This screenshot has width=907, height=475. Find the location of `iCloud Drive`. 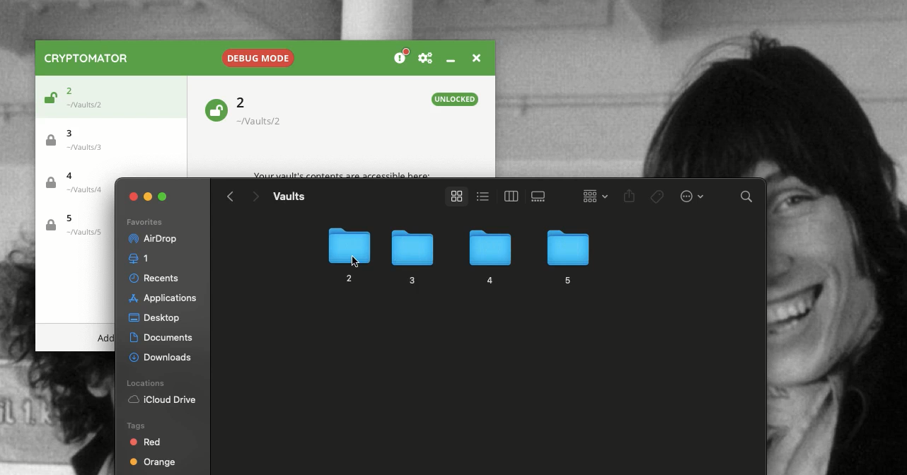

iCloud Drive is located at coordinates (162, 401).